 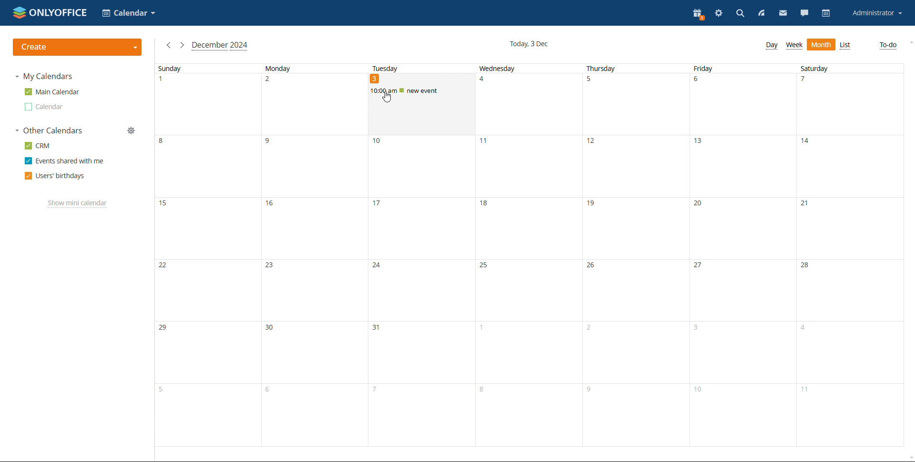 What do you see at coordinates (314, 229) in the screenshot?
I see `16` at bounding box center [314, 229].